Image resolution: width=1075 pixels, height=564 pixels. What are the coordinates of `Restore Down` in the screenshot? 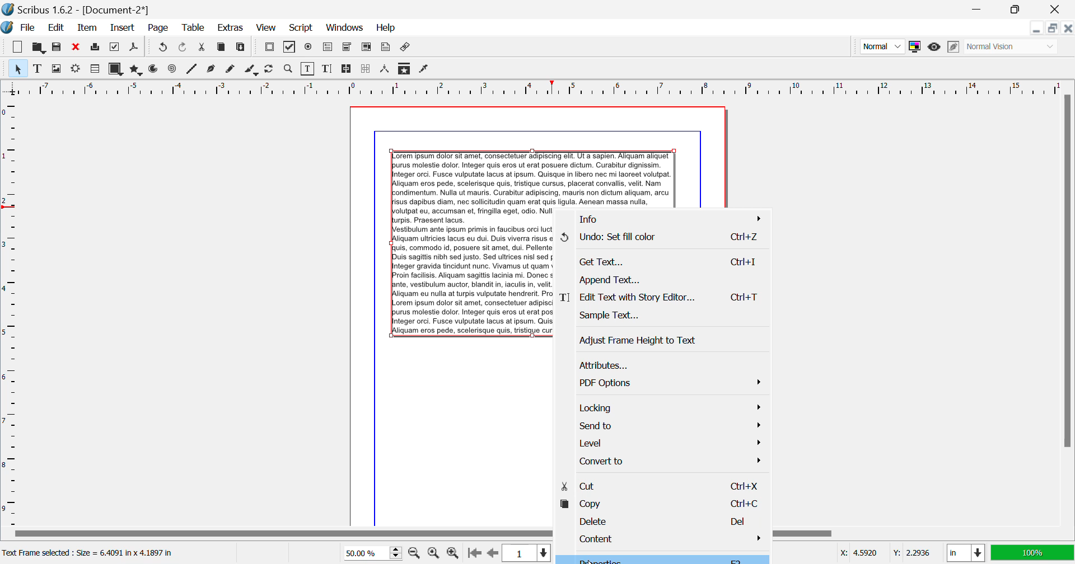 It's located at (1037, 28).